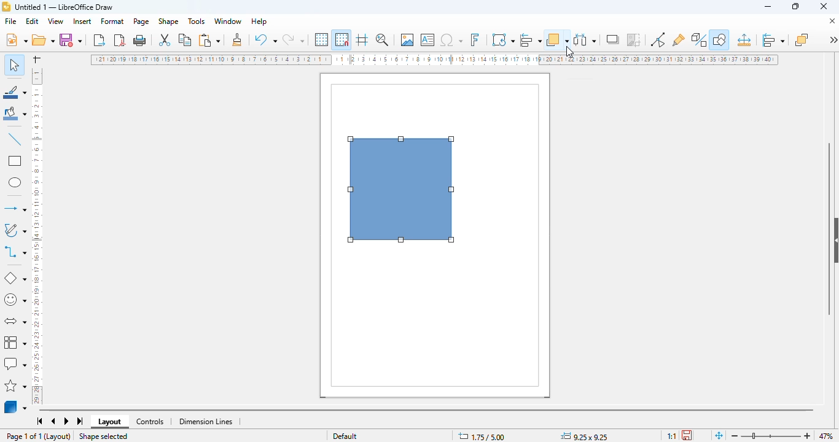 The height and width of the screenshot is (442, 839). I want to click on align objects, so click(773, 40).